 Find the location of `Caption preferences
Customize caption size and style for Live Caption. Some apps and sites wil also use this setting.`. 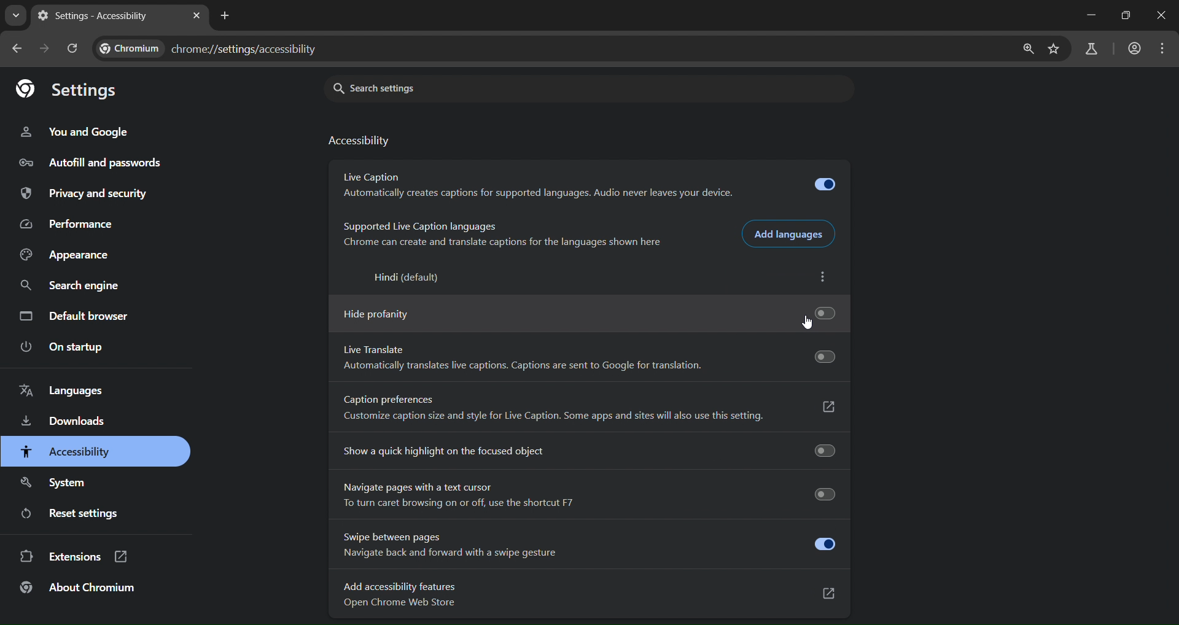

Caption preferences
Customize caption size and style for Live Caption. Some apps and sites wil also use this setting. is located at coordinates (585, 410).